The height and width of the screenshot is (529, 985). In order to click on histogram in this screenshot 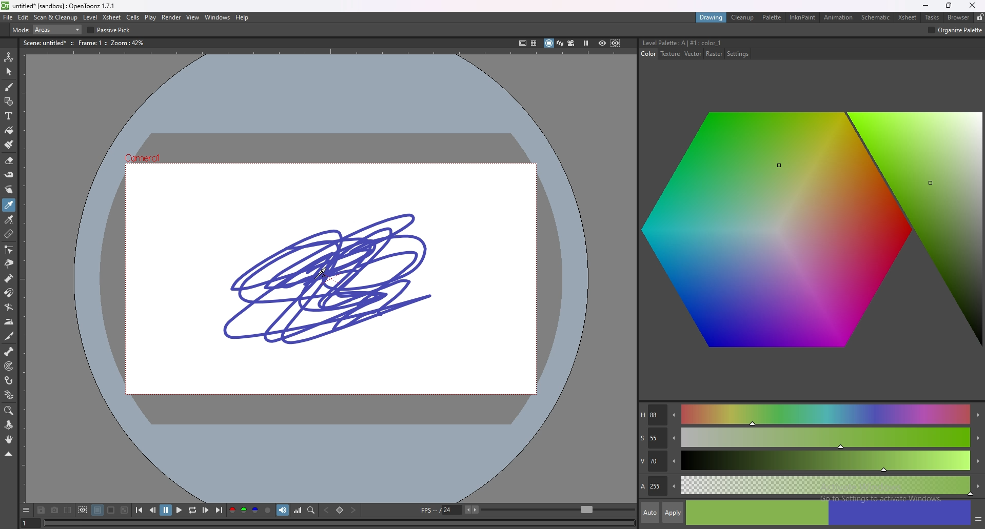, I will do `click(298, 510)`.